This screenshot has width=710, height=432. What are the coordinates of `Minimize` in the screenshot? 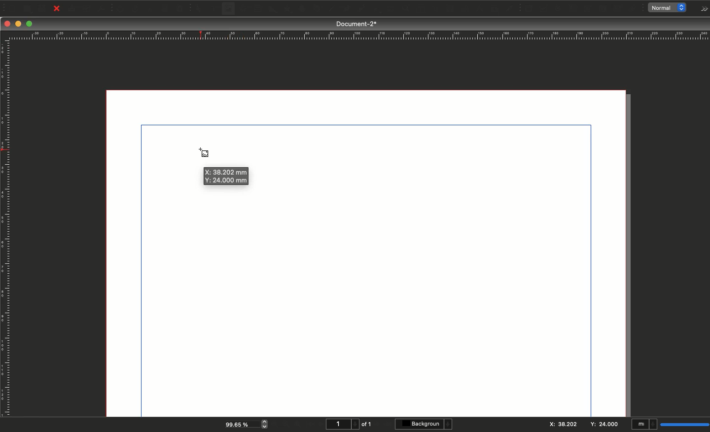 It's located at (19, 24).